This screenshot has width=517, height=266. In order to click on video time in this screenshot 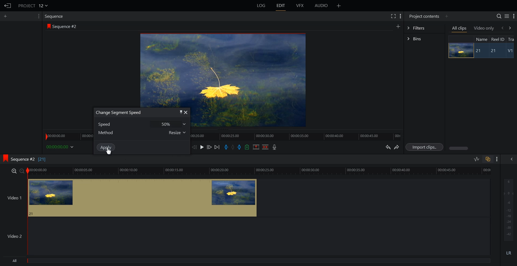, I will do `click(260, 170)`.